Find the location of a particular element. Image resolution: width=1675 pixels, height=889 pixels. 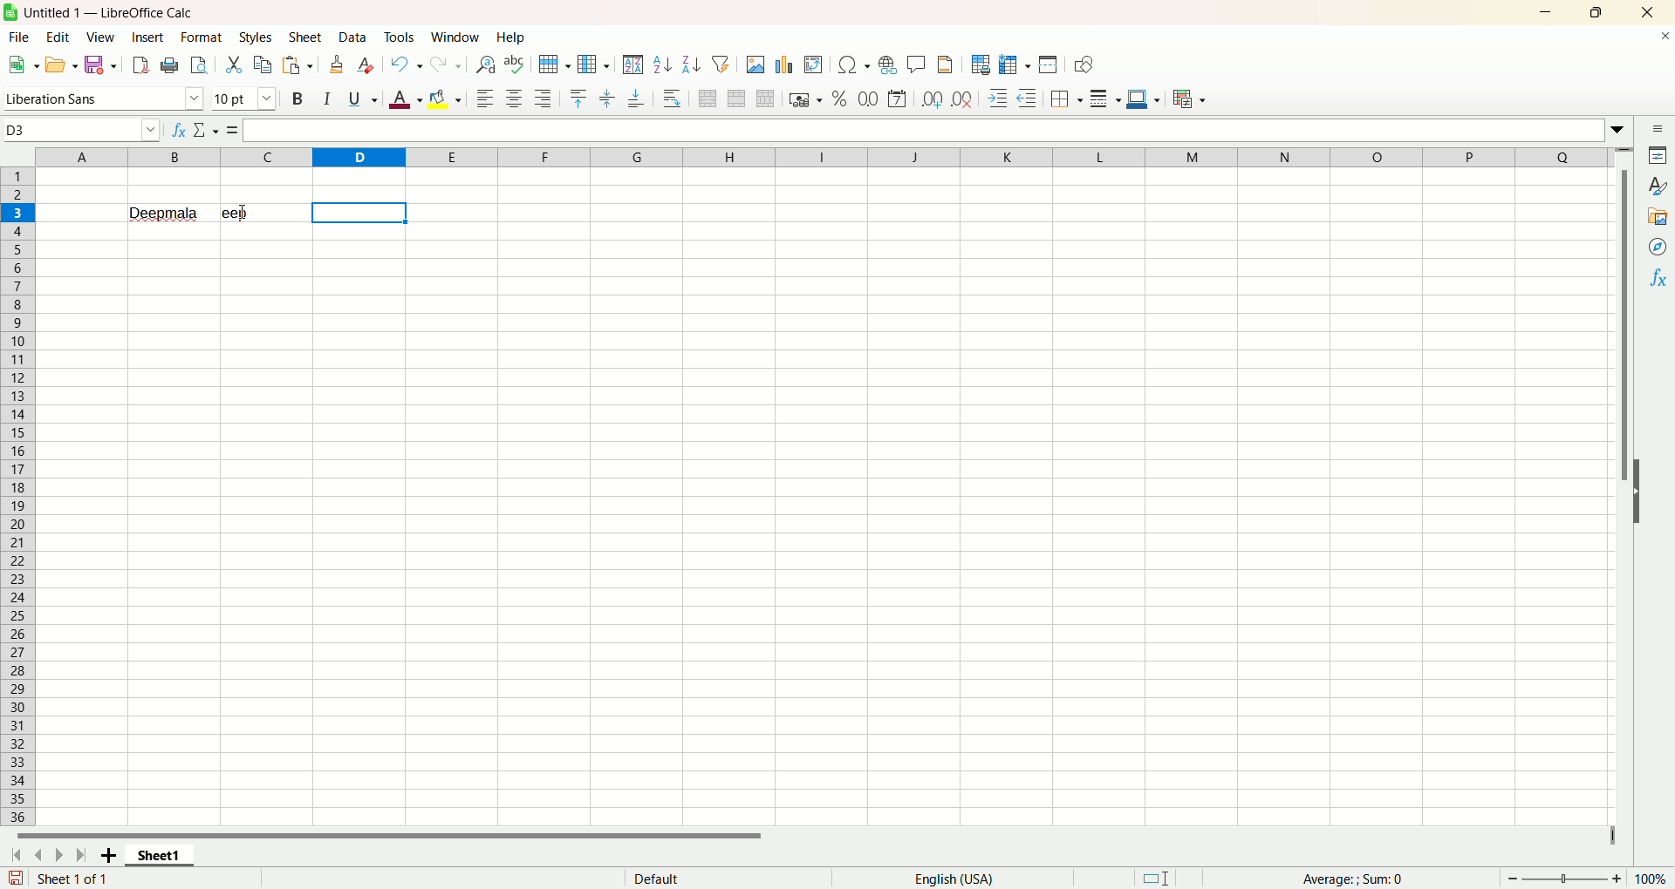

Italic is located at coordinates (329, 96).